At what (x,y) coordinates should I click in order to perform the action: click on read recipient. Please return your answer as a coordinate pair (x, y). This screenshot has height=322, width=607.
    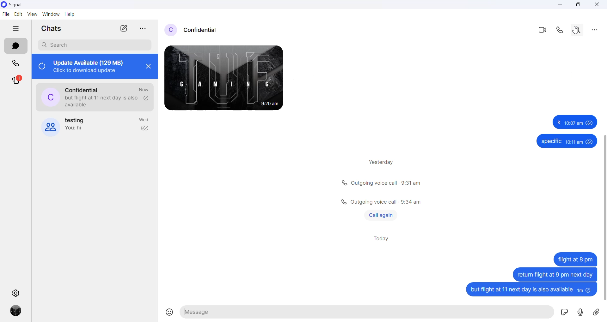
    Looking at the image, I should click on (145, 129).